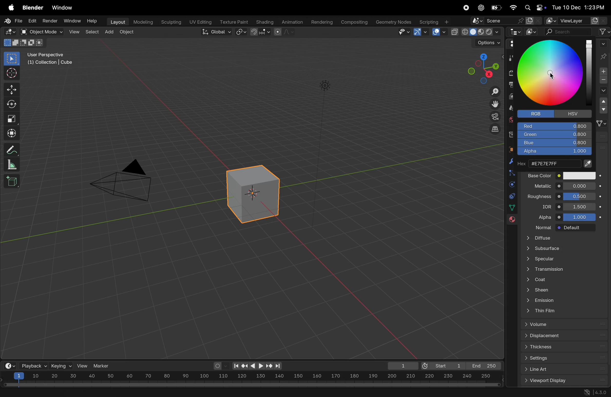 This screenshot has width=611, height=397. Describe the element at coordinates (544, 206) in the screenshot. I see `idr` at that location.